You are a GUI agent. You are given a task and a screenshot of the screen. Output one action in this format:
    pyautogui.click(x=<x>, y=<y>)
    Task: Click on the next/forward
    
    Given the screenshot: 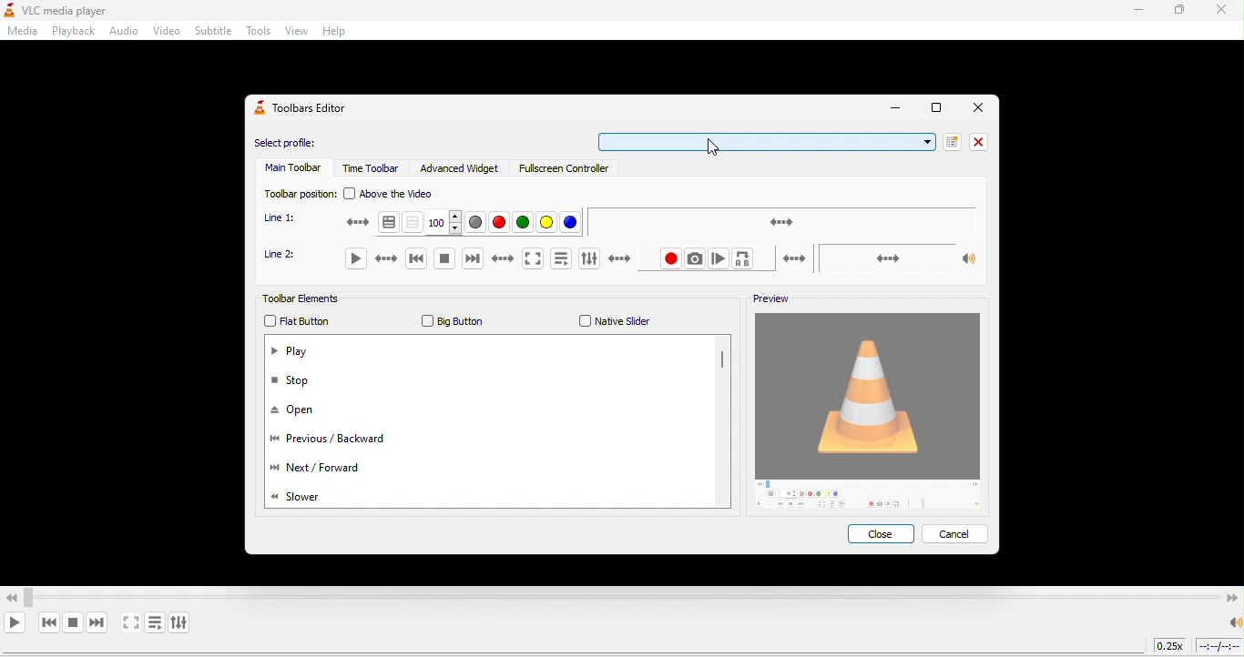 What is the action you would take?
    pyautogui.click(x=315, y=470)
    